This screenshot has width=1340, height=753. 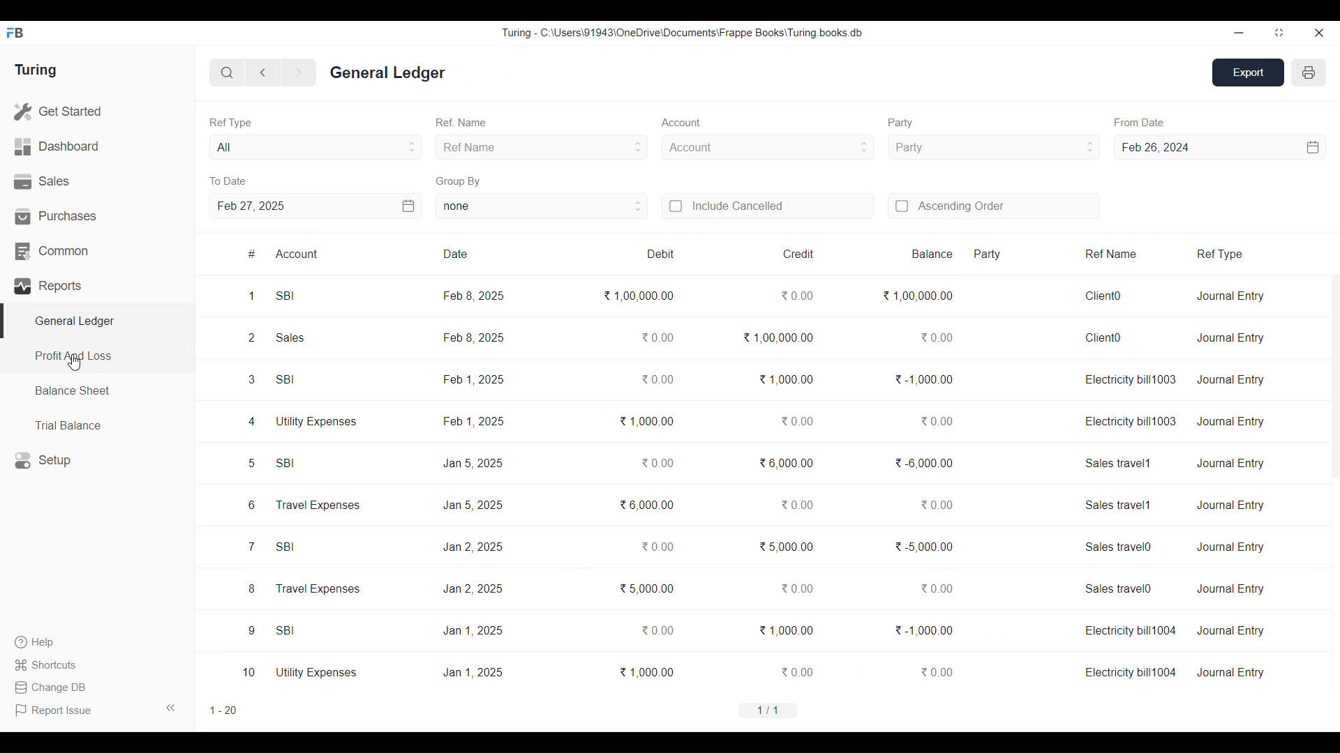 What do you see at coordinates (97, 252) in the screenshot?
I see `Common` at bounding box center [97, 252].